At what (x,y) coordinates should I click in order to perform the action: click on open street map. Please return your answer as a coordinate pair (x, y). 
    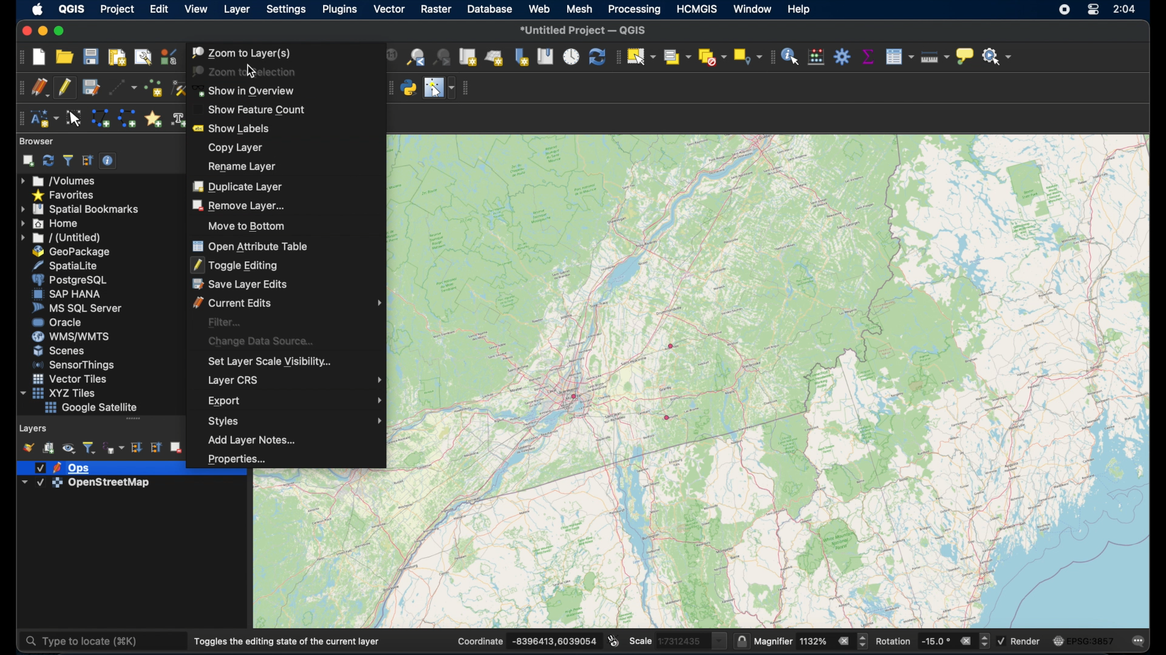
    Looking at the image, I should click on (476, 480).